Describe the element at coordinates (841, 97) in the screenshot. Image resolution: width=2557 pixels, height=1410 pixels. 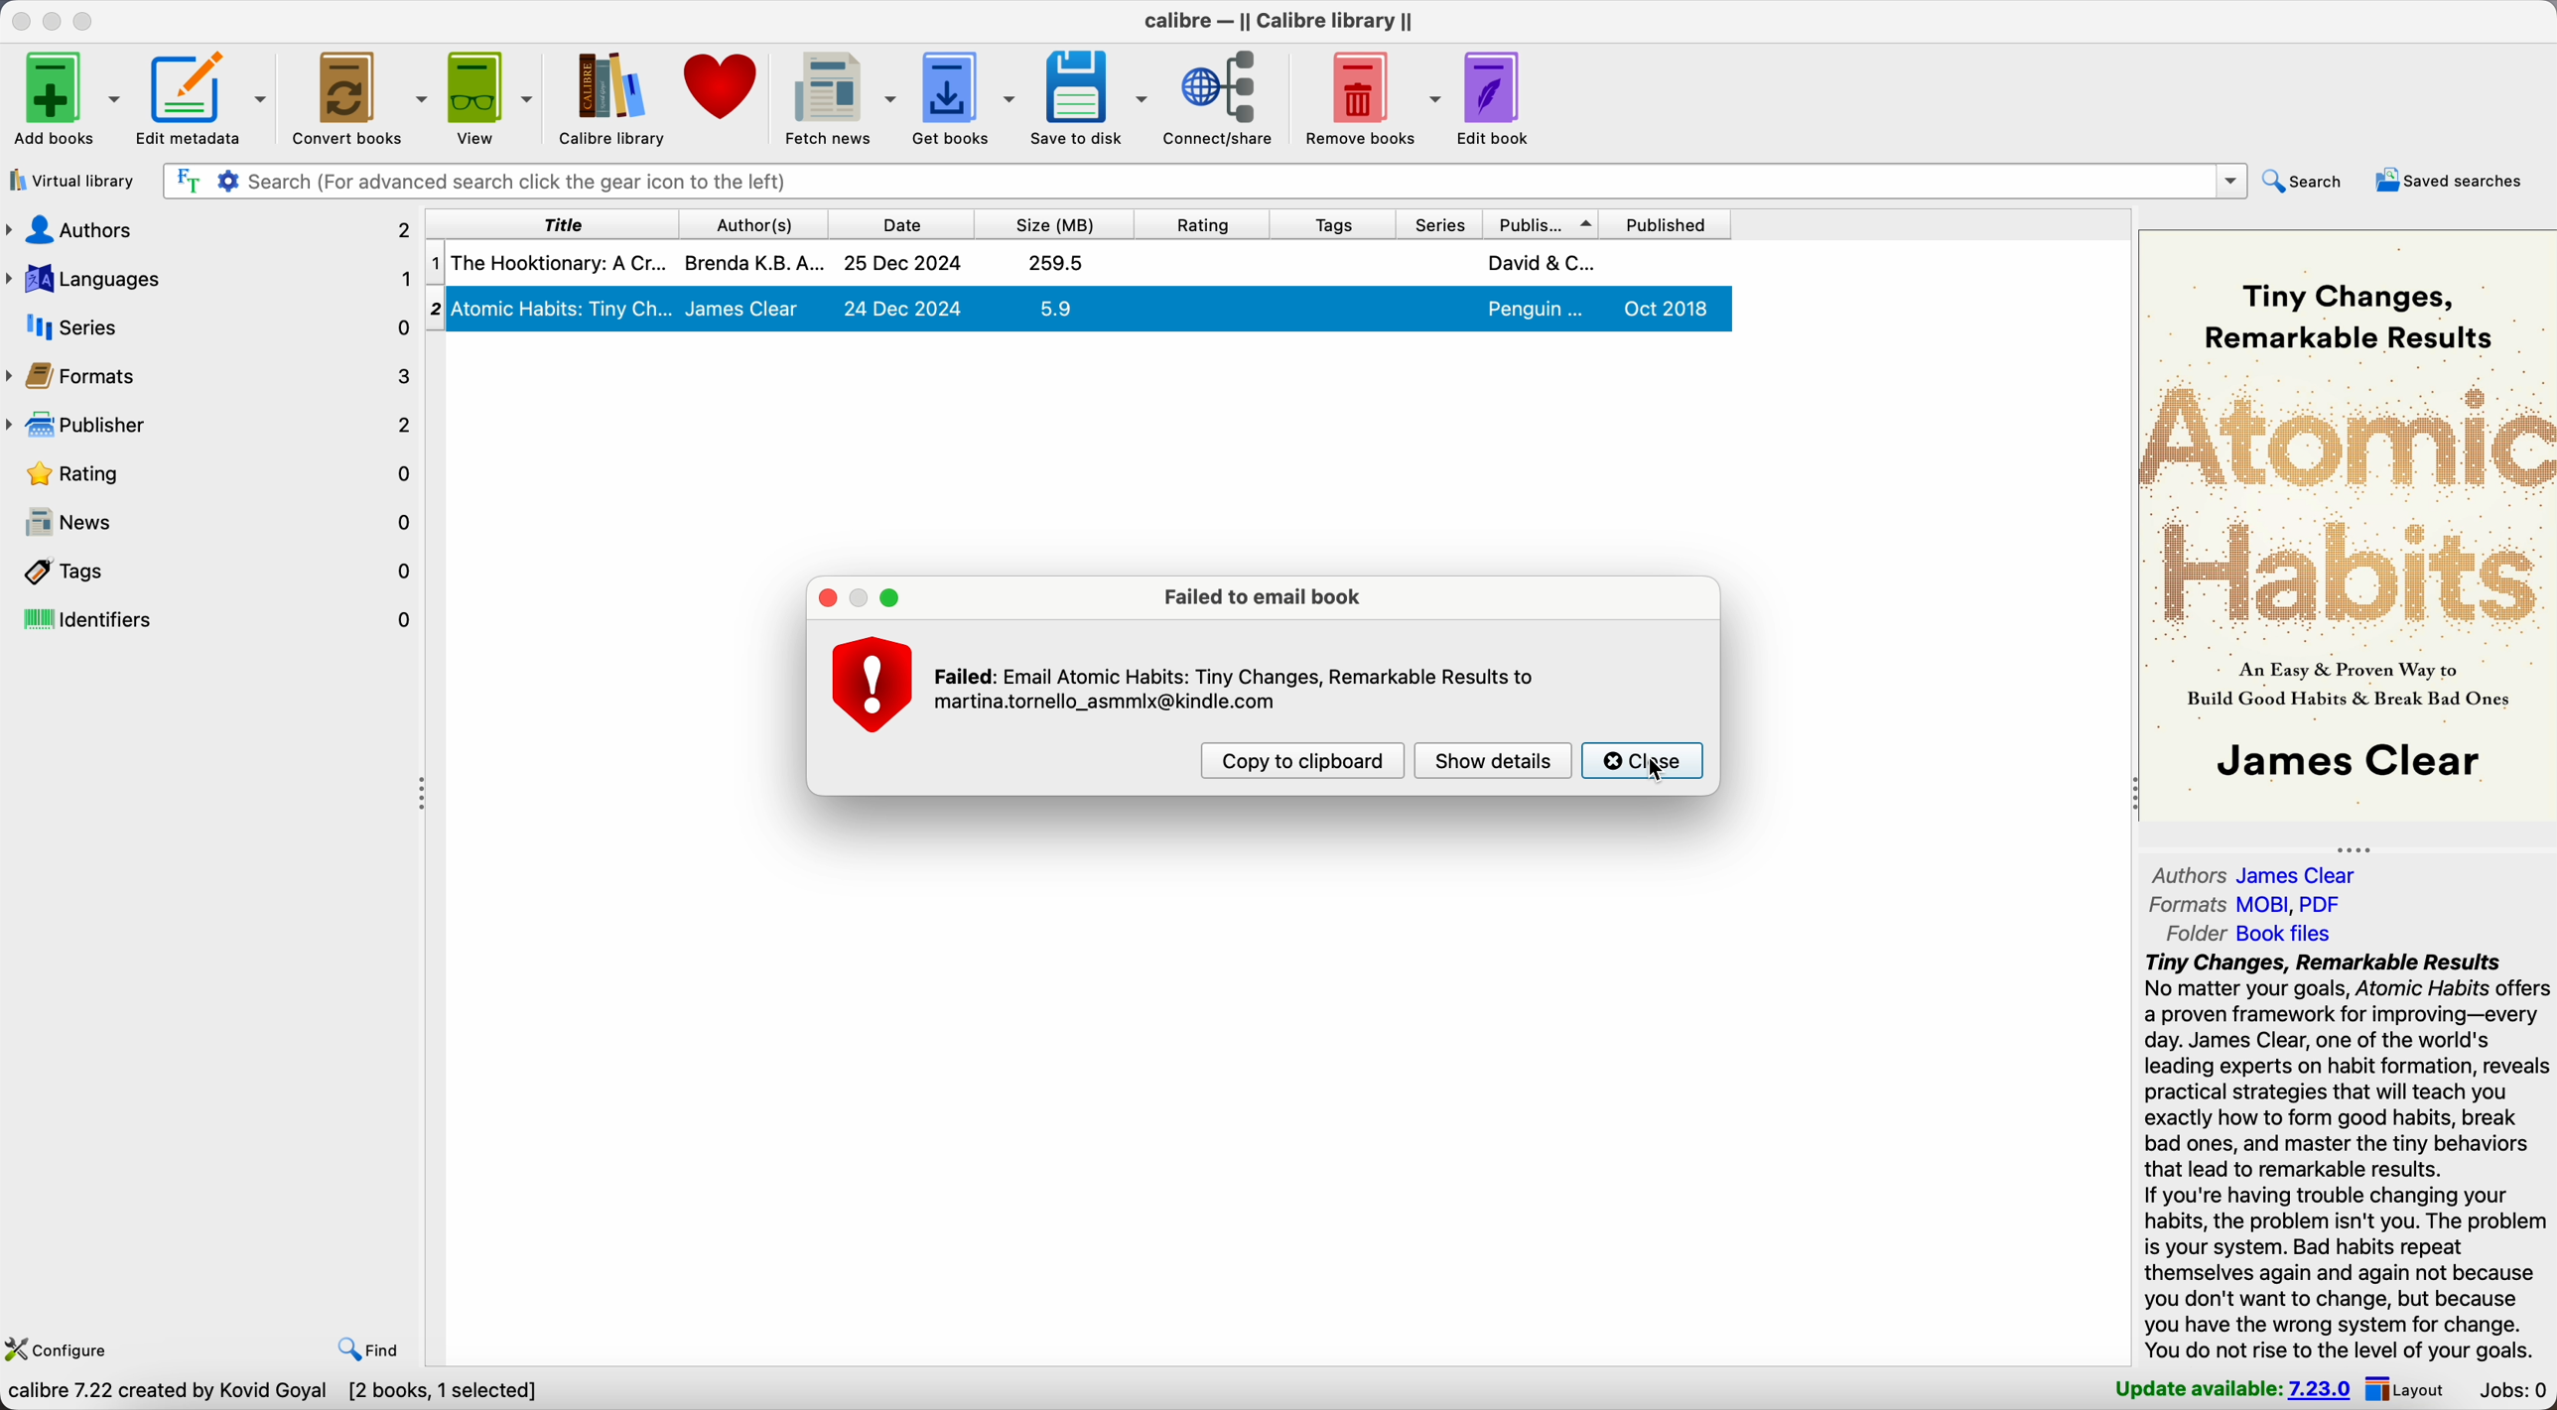
I see `fetch news` at that location.